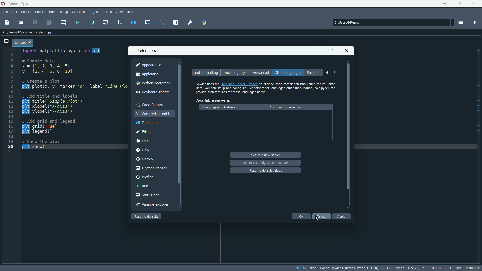 Image resolution: width=482 pixels, height=271 pixels. I want to click on snippets, so click(314, 73).